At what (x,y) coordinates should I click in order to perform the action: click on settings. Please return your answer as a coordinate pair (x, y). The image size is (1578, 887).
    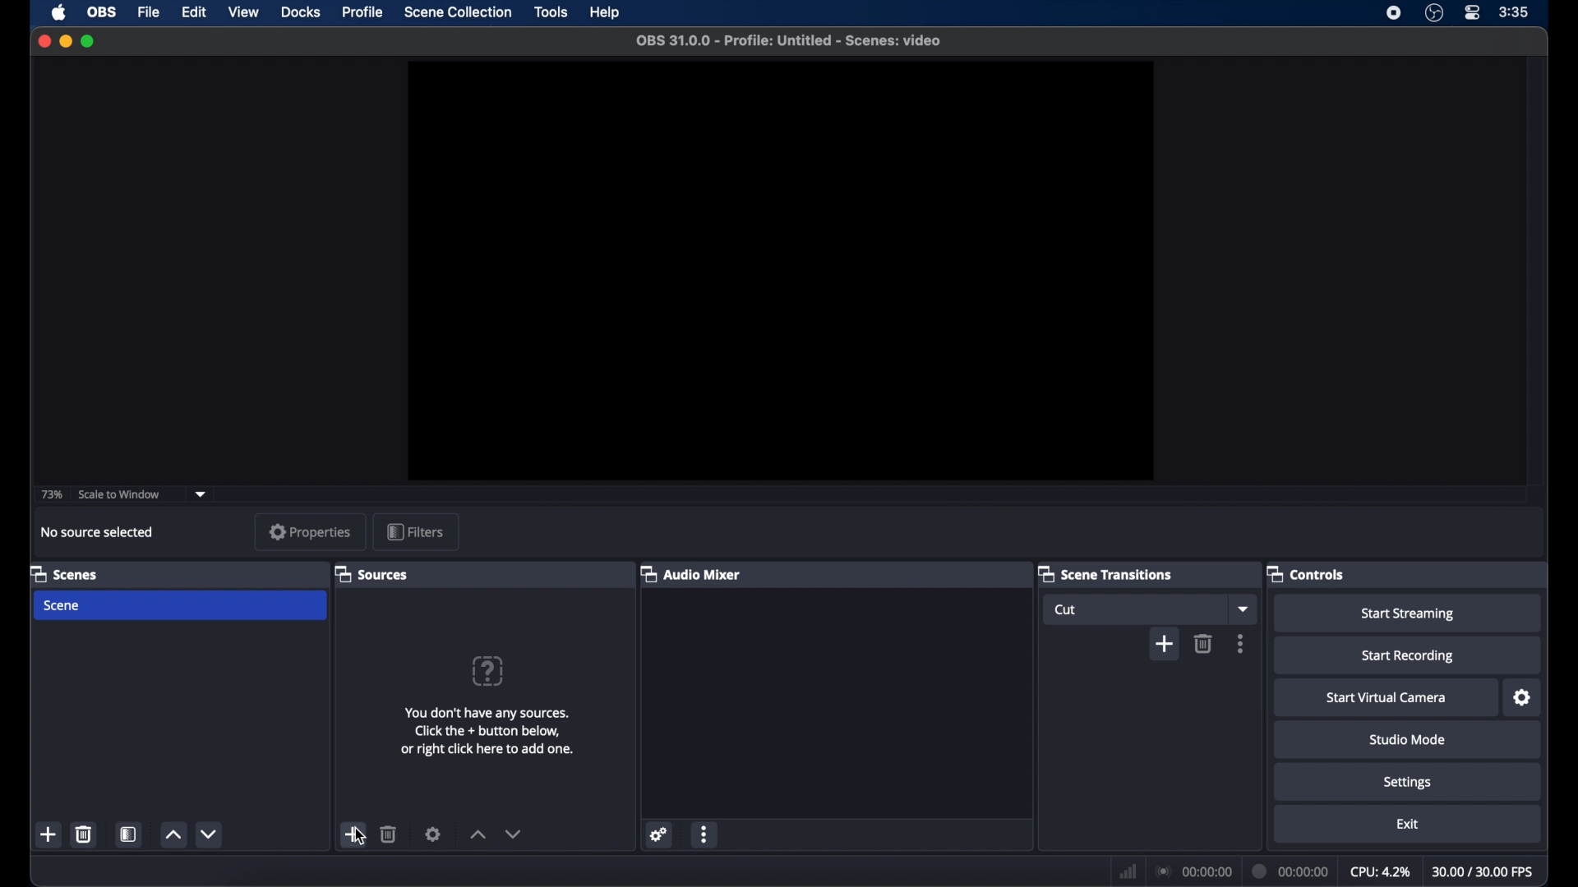
    Looking at the image, I should click on (433, 834).